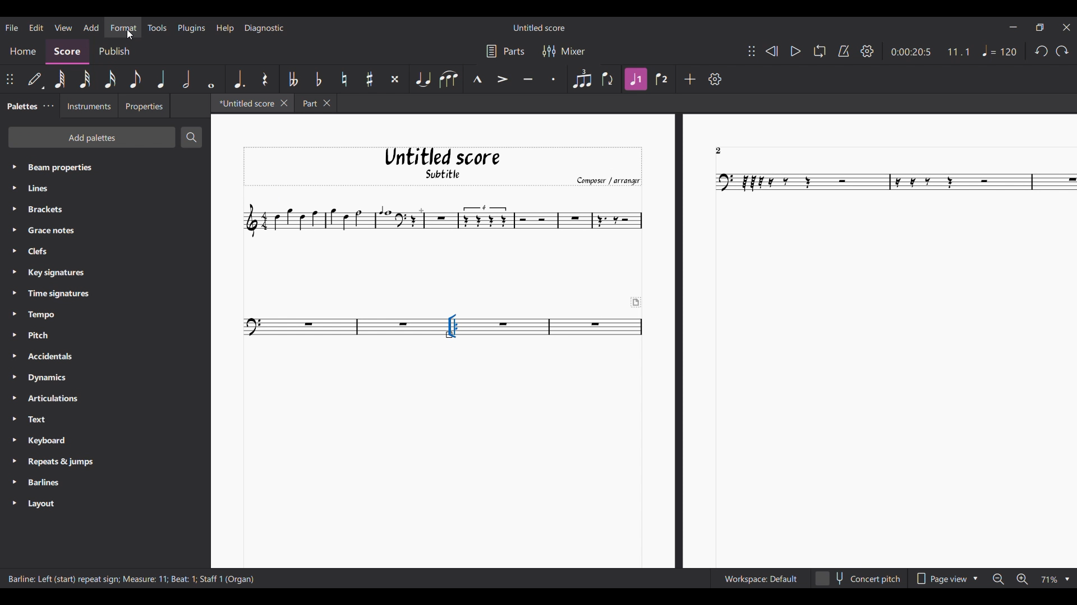 This screenshot has width=1077, height=605. What do you see at coordinates (20, 106) in the screenshot?
I see `Palette tab, current selection` at bounding box center [20, 106].